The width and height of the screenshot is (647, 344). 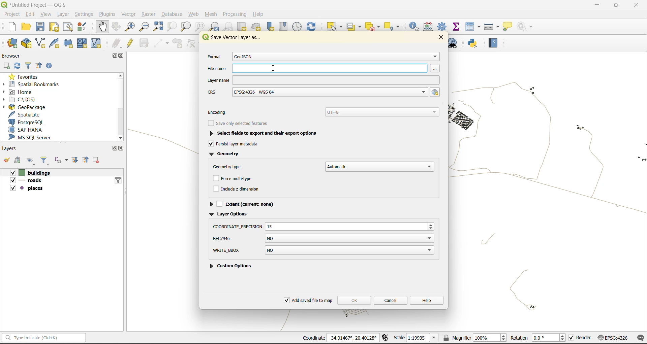 What do you see at coordinates (416, 27) in the screenshot?
I see `identify features` at bounding box center [416, 27].